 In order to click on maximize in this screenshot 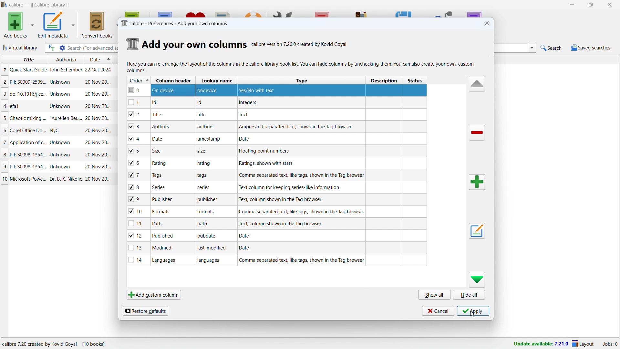, I will do `click(591, 5)`.